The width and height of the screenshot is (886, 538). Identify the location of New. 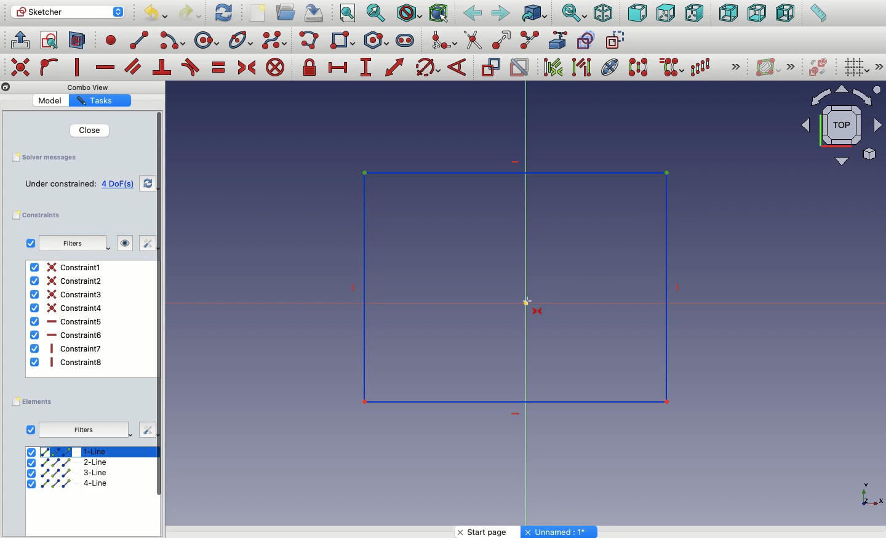
(260, 14).